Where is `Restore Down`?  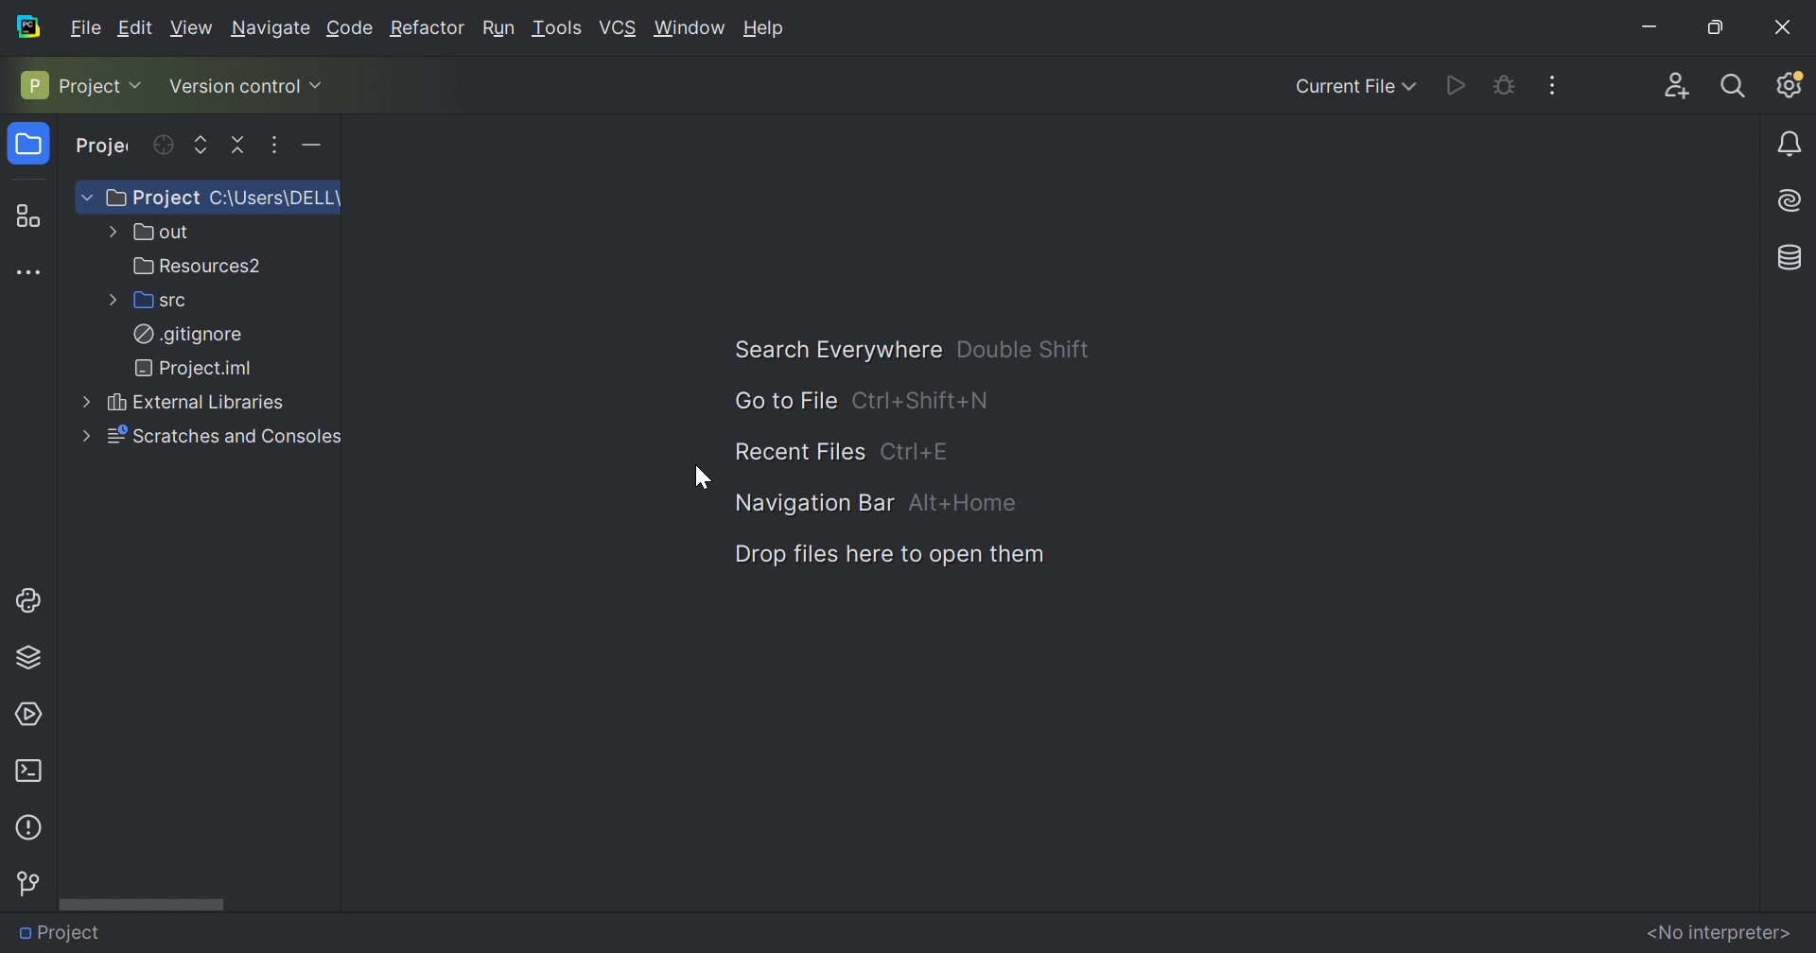 Restore Down is located at coordinates (1712, 26).